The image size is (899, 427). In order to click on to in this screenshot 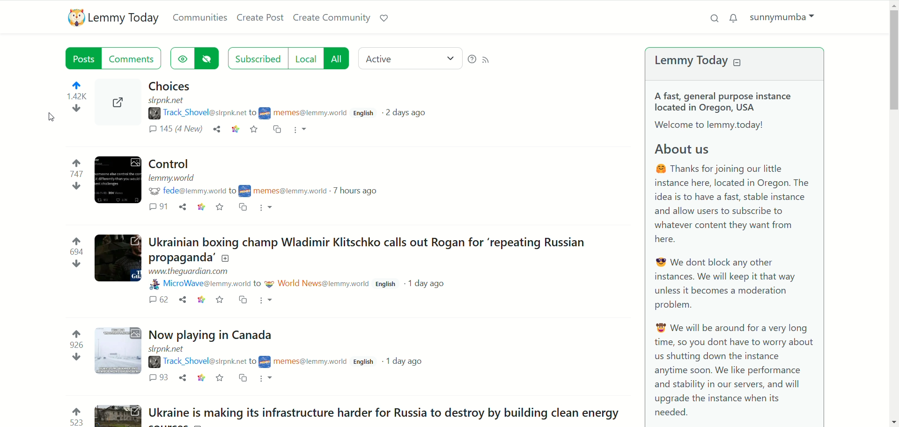, I will do `click(252, 363)`.